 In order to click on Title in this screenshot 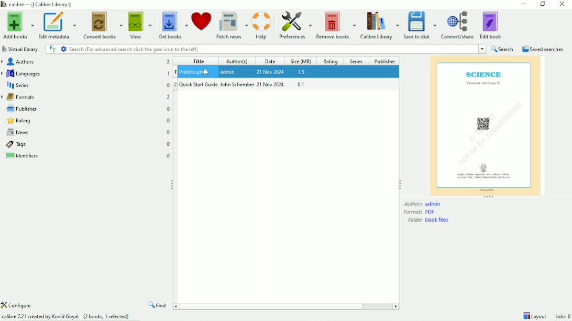, I will do `click(199, 61)`.